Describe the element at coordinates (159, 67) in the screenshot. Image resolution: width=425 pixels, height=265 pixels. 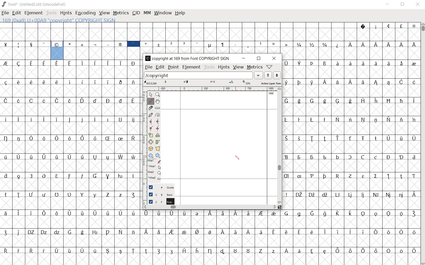
I see `edit` at that location.